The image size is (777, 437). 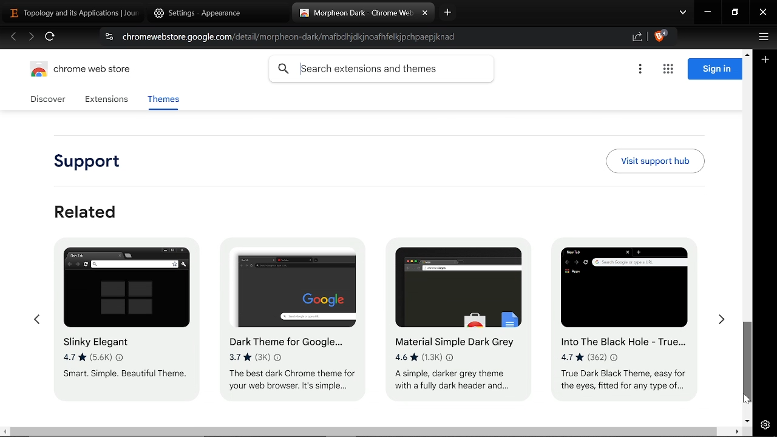 I want to click on Settings tab, so click(x=208, y=13).